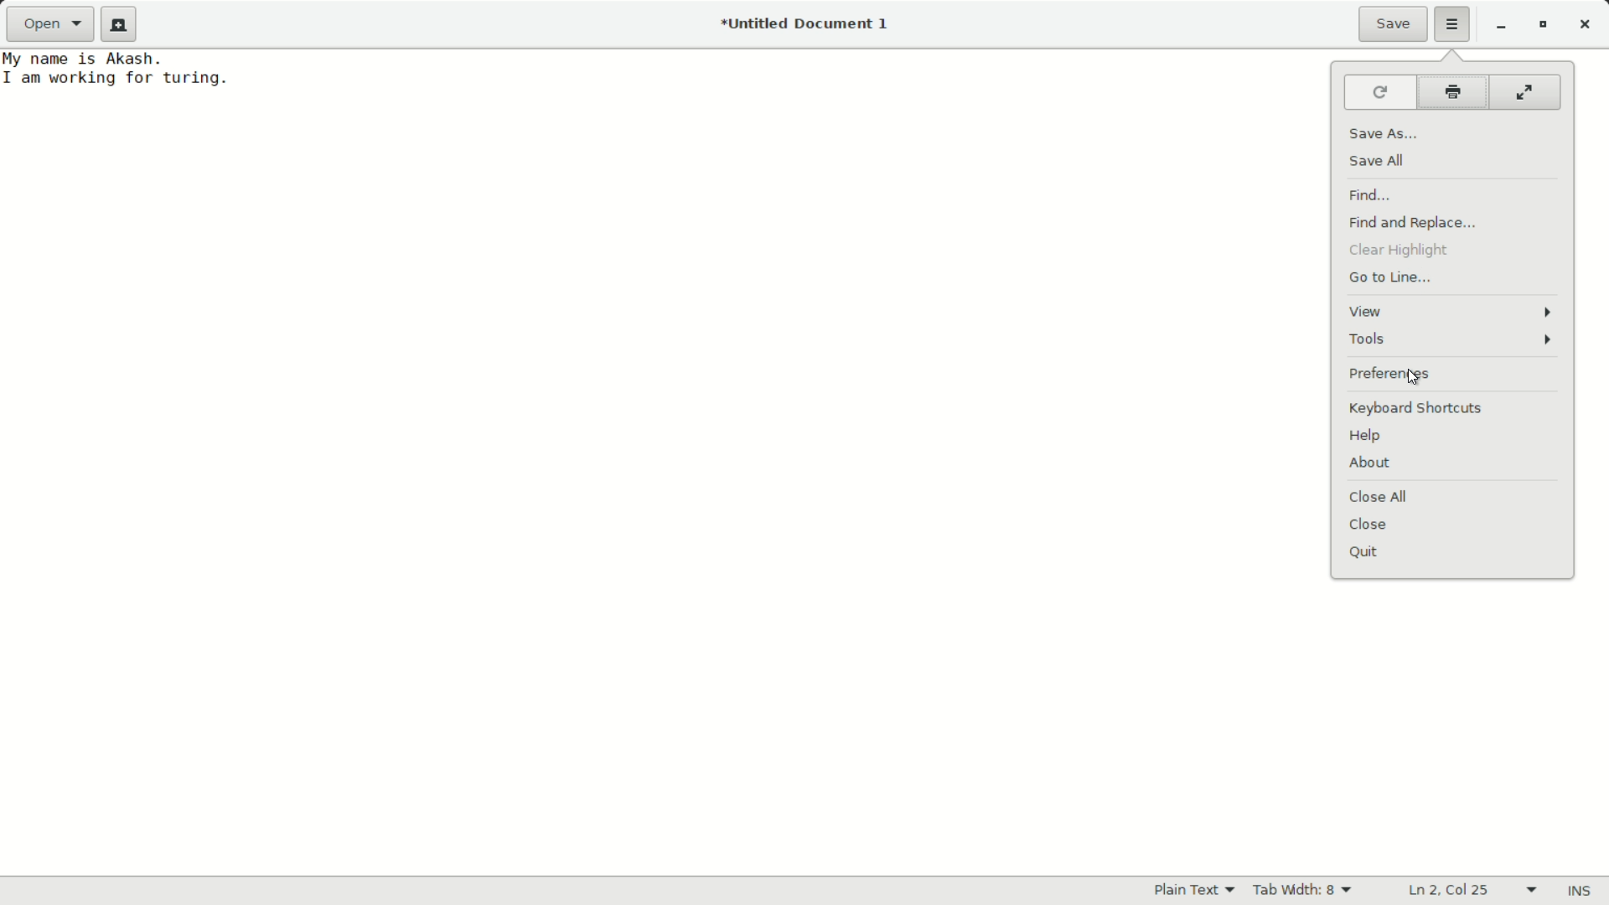 Image resolution: width=1609 pixels, height=905 pixels. What do you see at coordinates (1588, 26) in the screenshot?
I see `close app` at bounding box center [1588, 26].